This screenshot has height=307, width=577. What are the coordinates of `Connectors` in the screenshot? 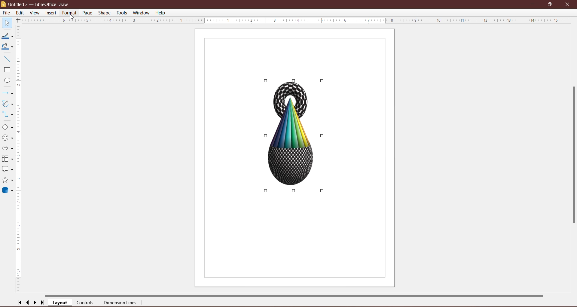 It's located at (8, 114).